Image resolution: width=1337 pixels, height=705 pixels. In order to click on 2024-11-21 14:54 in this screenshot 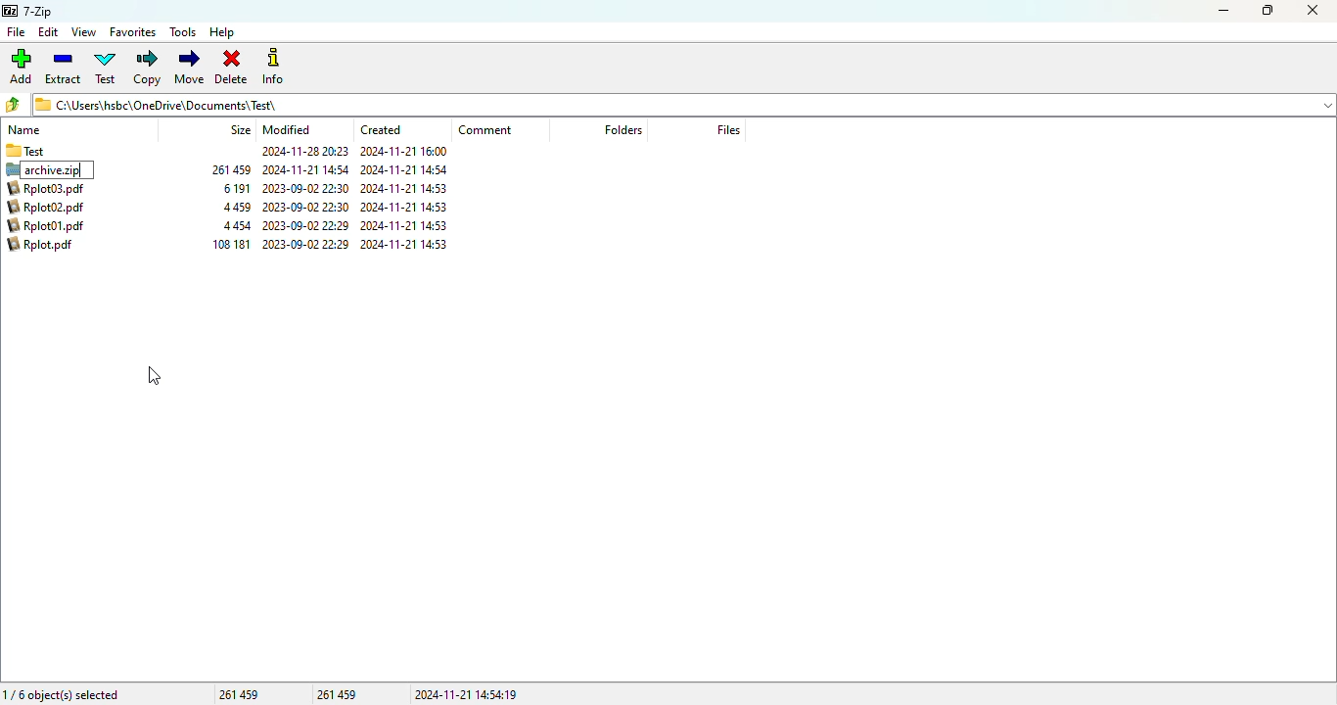, I will do `click(407, 168)`.